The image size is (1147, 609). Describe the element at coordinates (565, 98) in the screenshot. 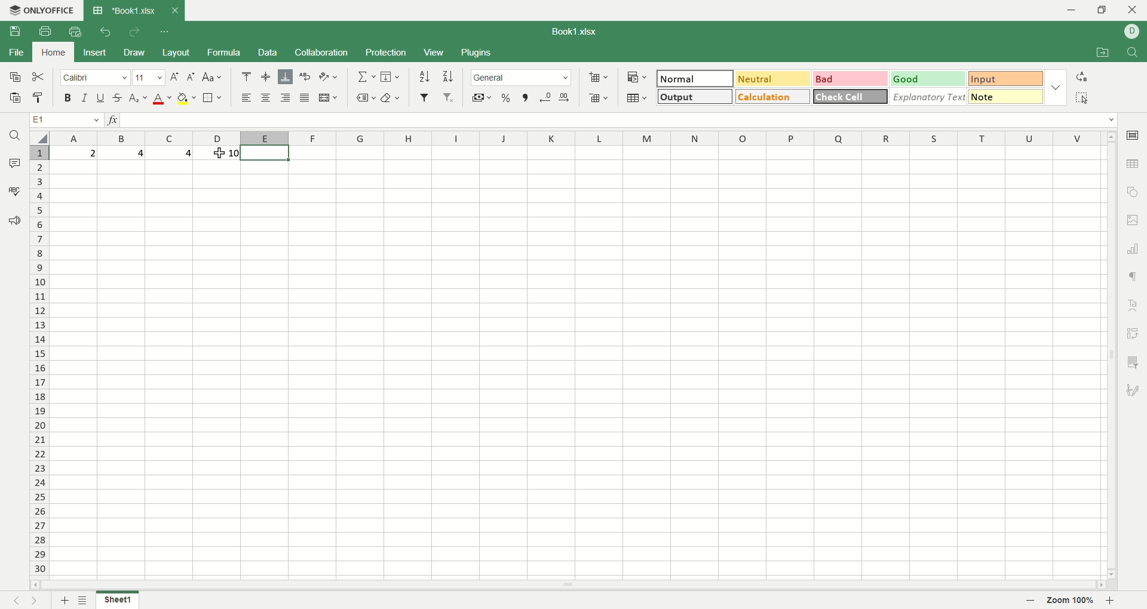

I see `increase decimal` at that location.